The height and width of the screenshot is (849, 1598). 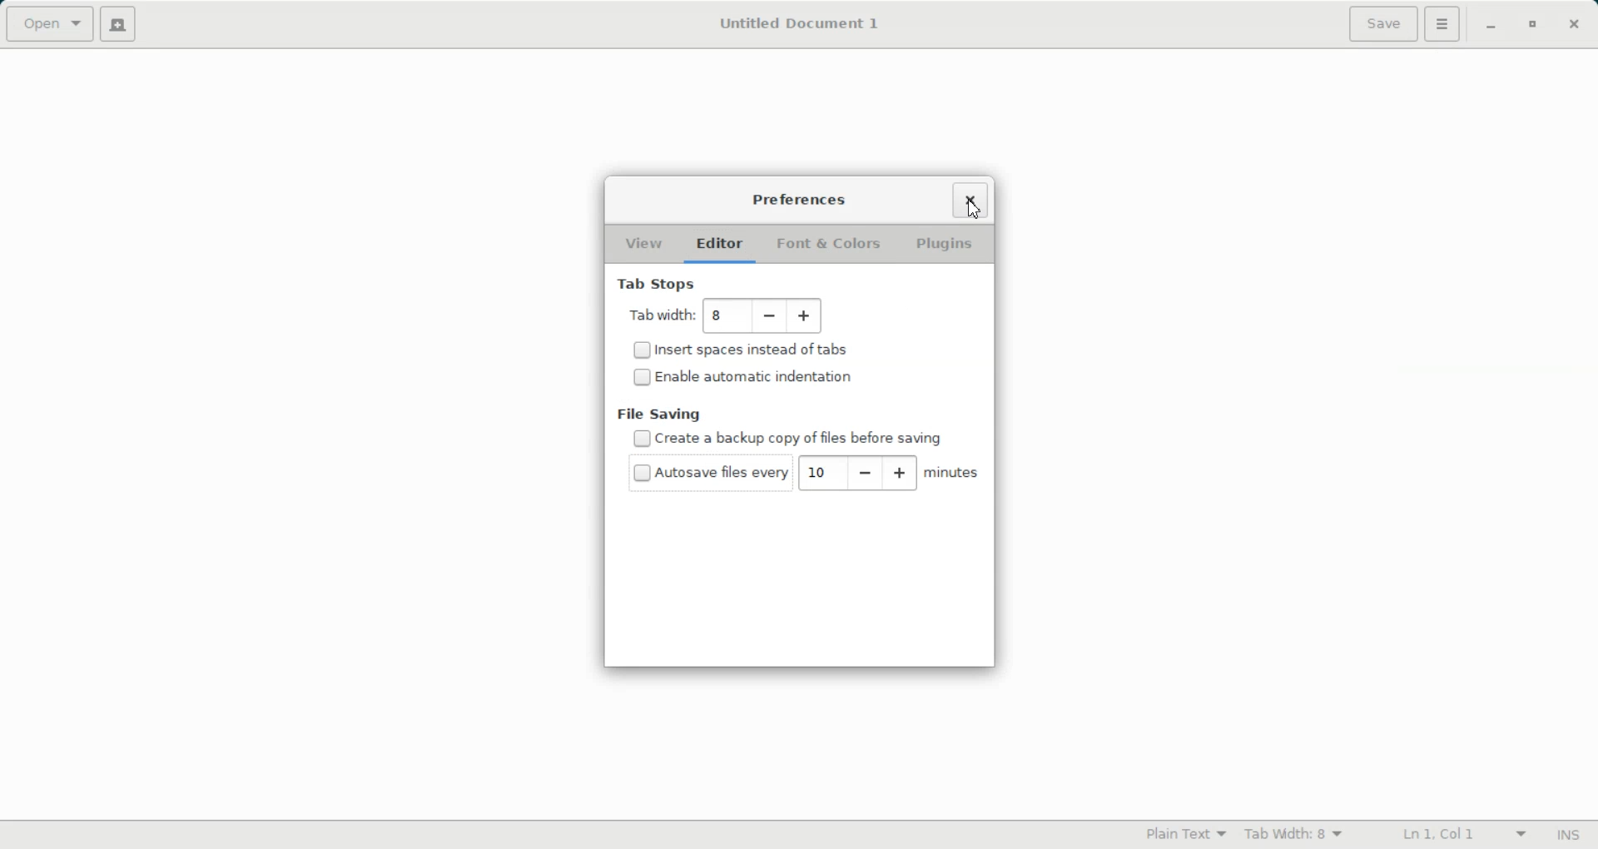 What do you see at coordinates (951, 474) in the screenshot?
I see `Minutes` at bounding box center [951, 474].